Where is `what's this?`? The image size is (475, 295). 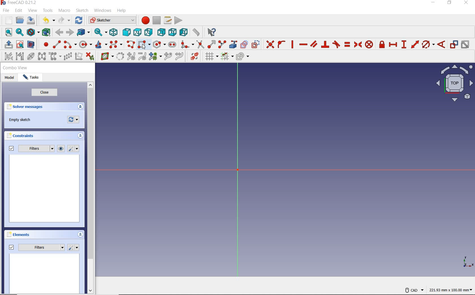
what's this? is located at coordinates (210, 33).